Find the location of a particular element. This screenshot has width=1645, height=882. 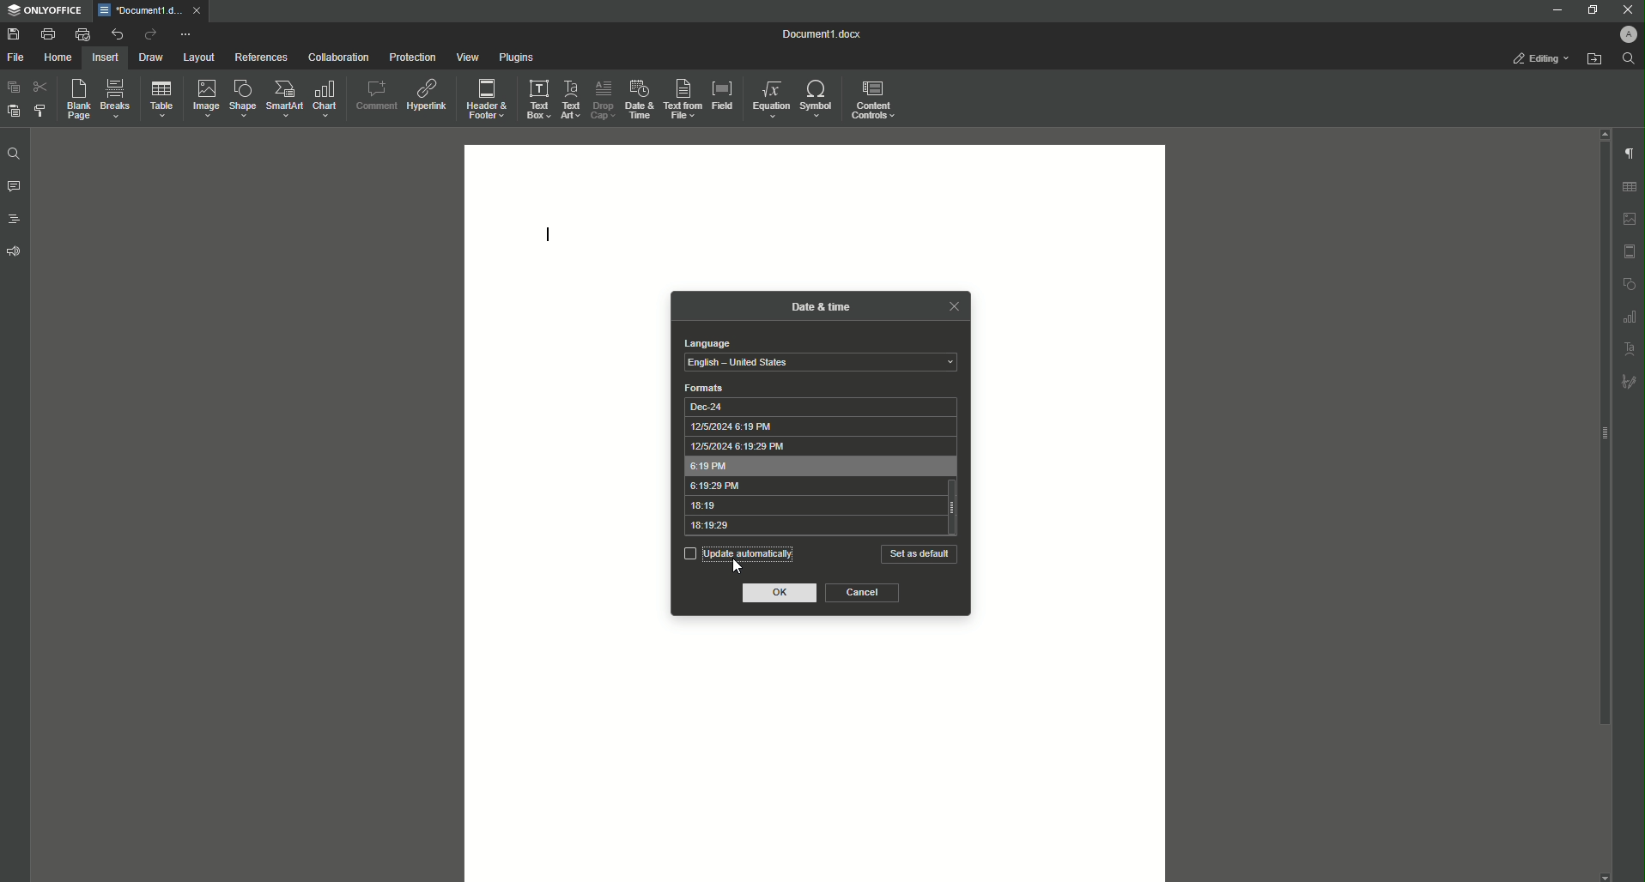

Minimize is located at coordinates (1555, 9).